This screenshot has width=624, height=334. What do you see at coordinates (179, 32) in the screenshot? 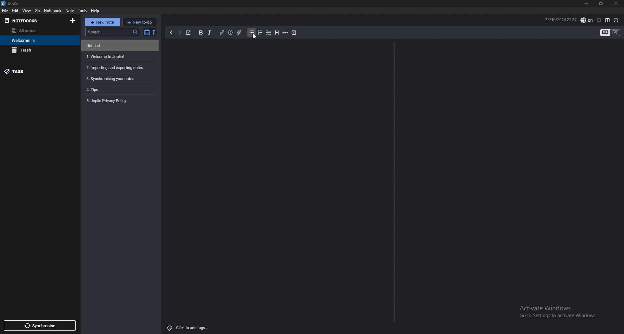
I see `forward` at bounding box center [179, 32].